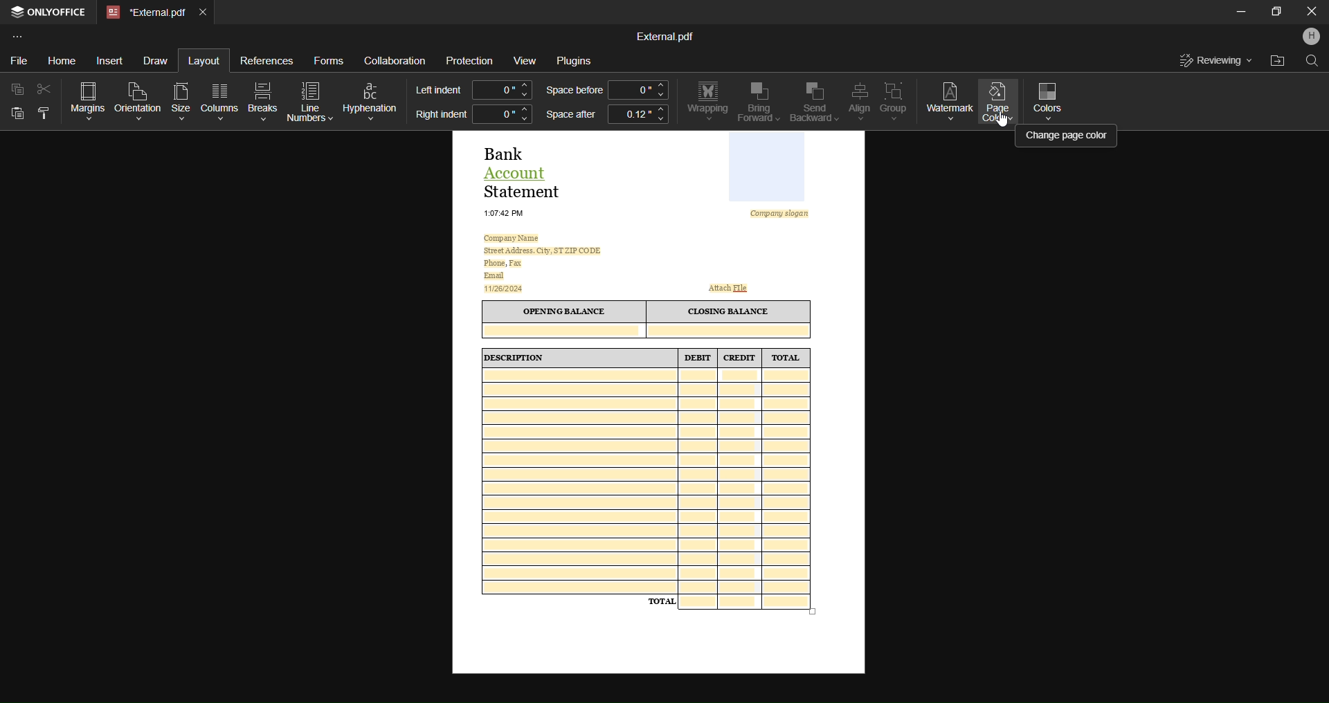  Describe the element at coordinates (810, 102) in the screenshot. I see `Send Backward` at that location.